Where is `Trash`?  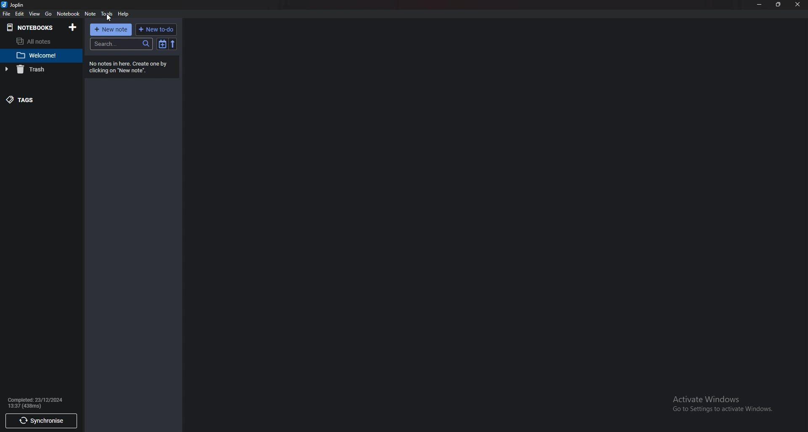 Trash is located at coordinates (35, 70).